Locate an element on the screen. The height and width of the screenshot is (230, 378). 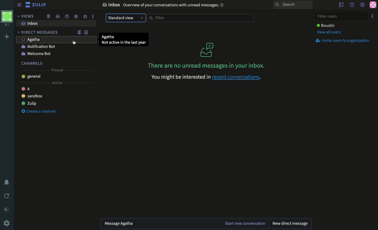
thread is located at coordinates (77, 17).